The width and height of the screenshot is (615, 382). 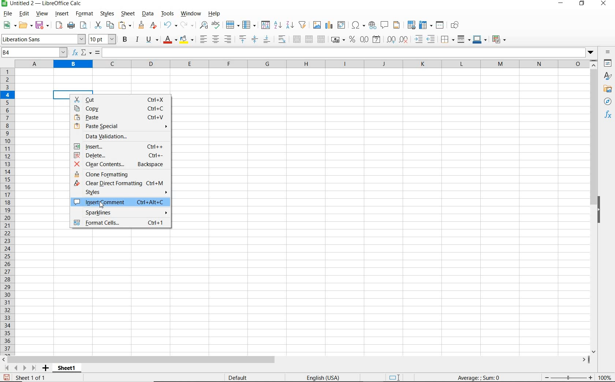 What do you see at coordinates (120, 117) in the screenshot?
I see `paste` at bounding box center [120, 117].